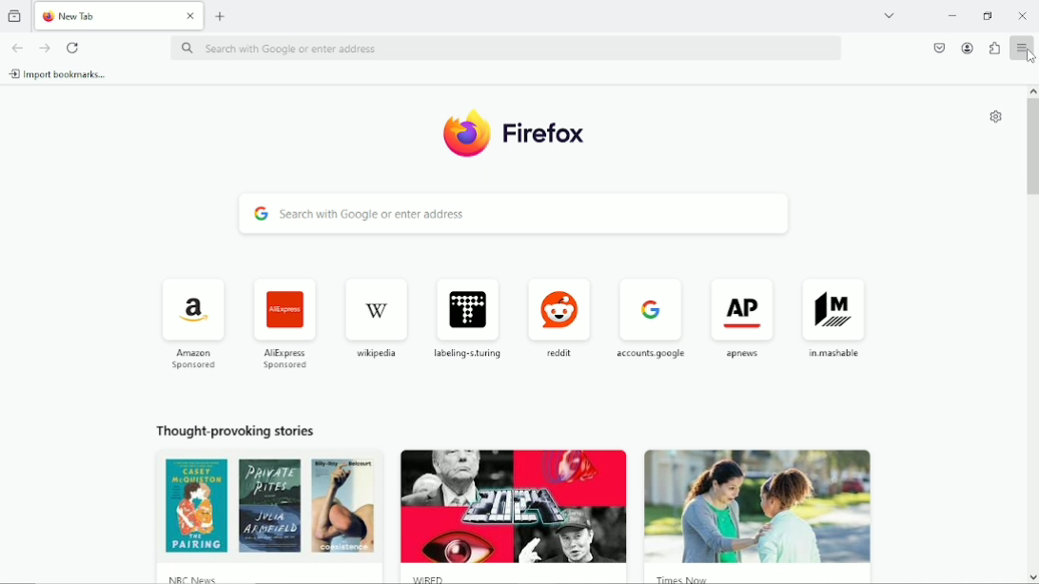 The height and width of the screenshot is (584, 1039). What do you see at coordinates (651, 316) in the screenshot?
I see `accounts google` at bounding box center [651, 316].